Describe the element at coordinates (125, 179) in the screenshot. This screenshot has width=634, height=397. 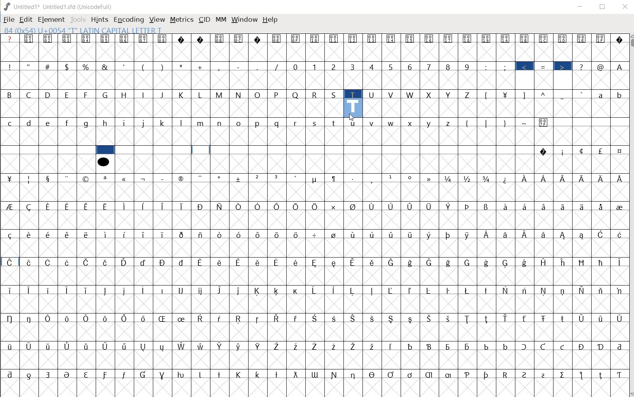
I see `Symbol` at that location.